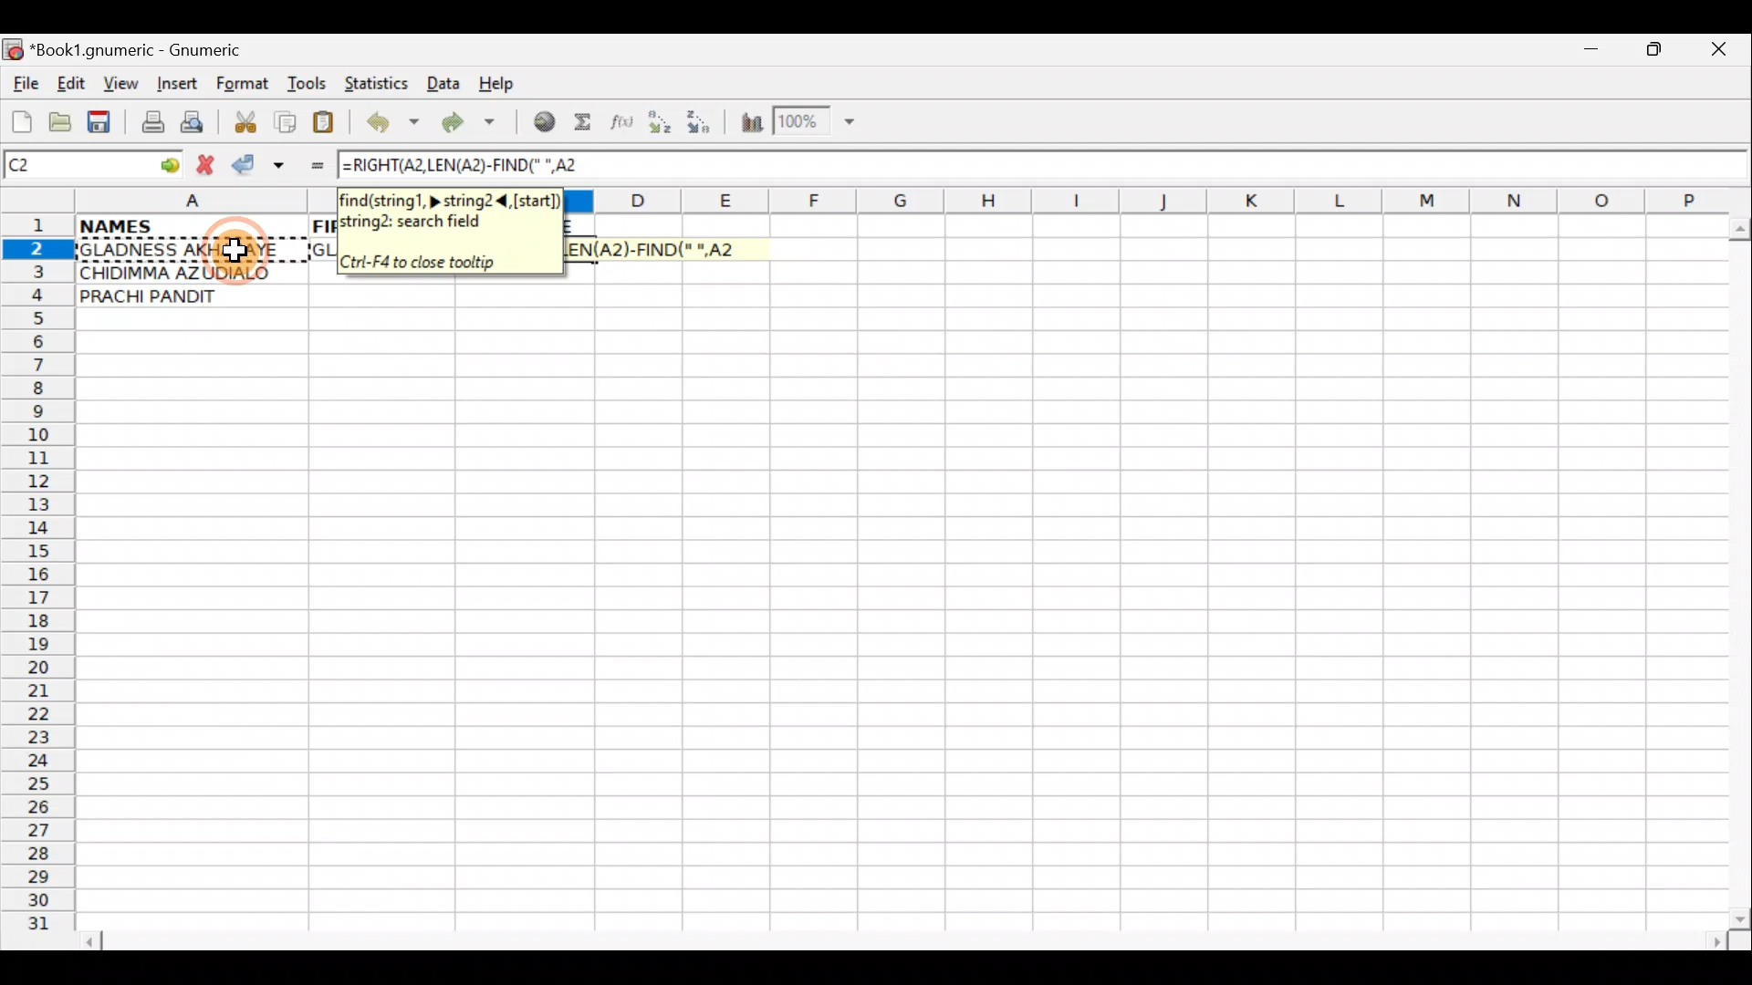 This screenshot has width=1752, height=985. I want to click on Statistics, so click(381, 82).